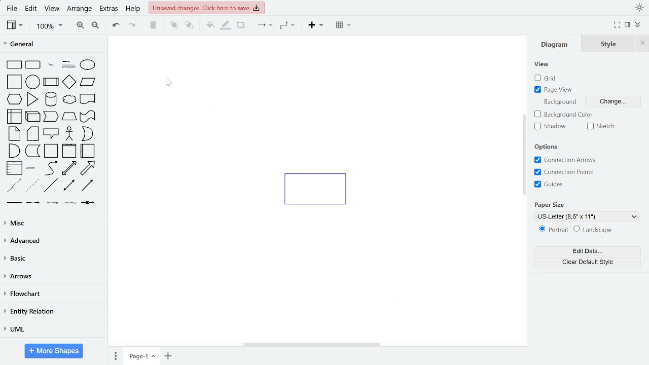 This screenshot has width=649, height=365. What do you see at coordinates (210, 26) in the screenshot?
I see `fill color` at bounding box center [210, 26].